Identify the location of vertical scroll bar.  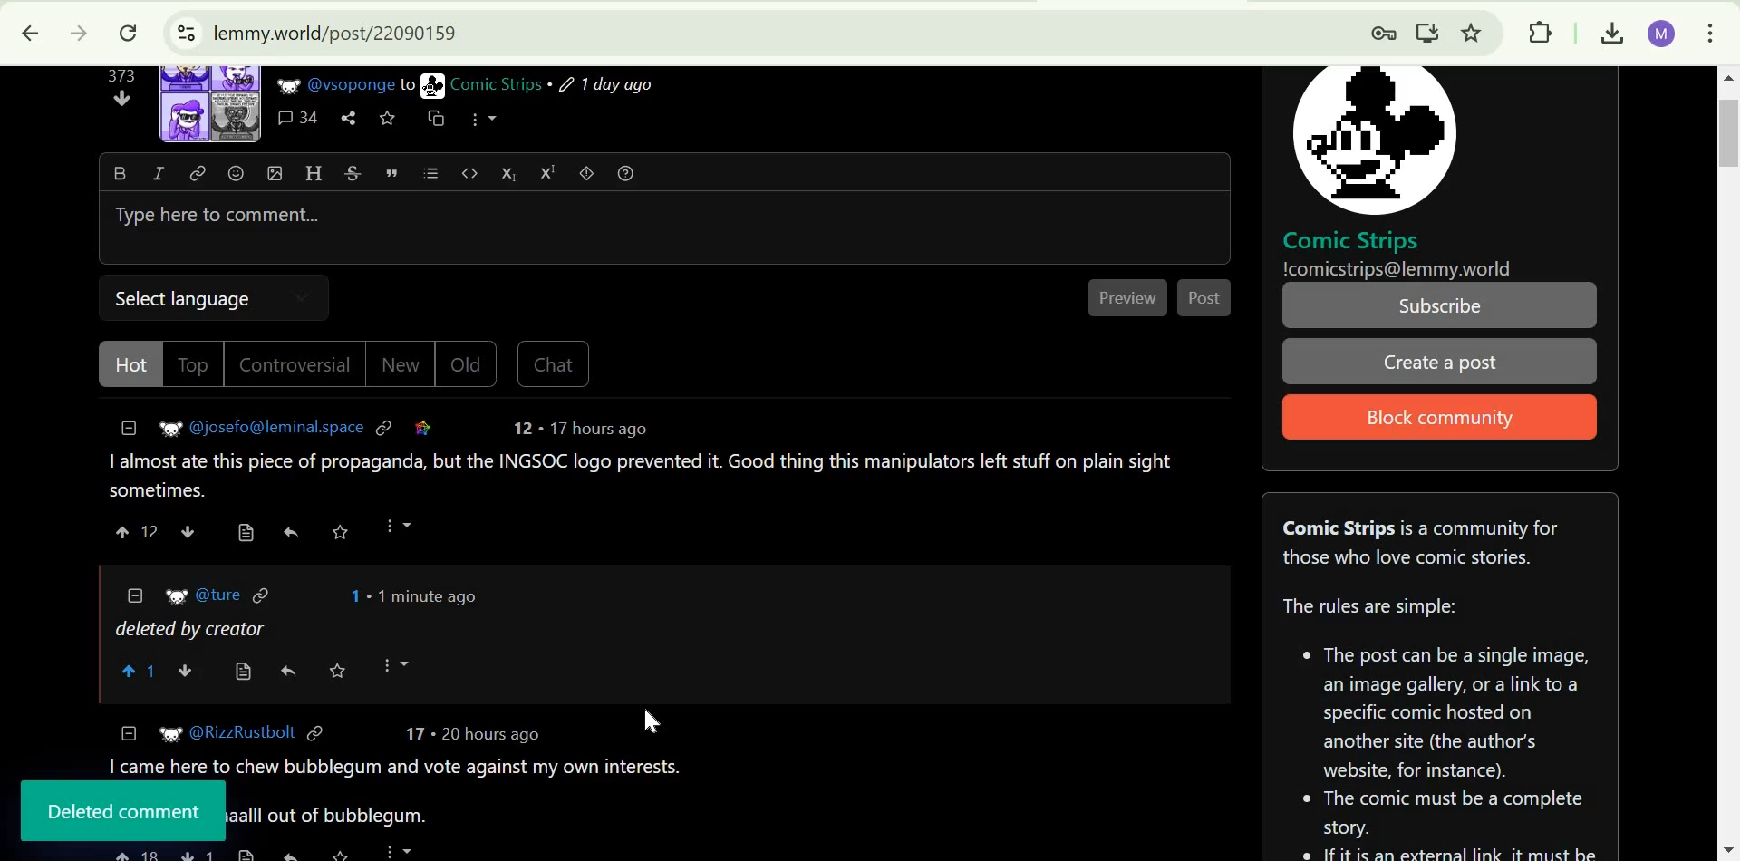
(1720, 132).